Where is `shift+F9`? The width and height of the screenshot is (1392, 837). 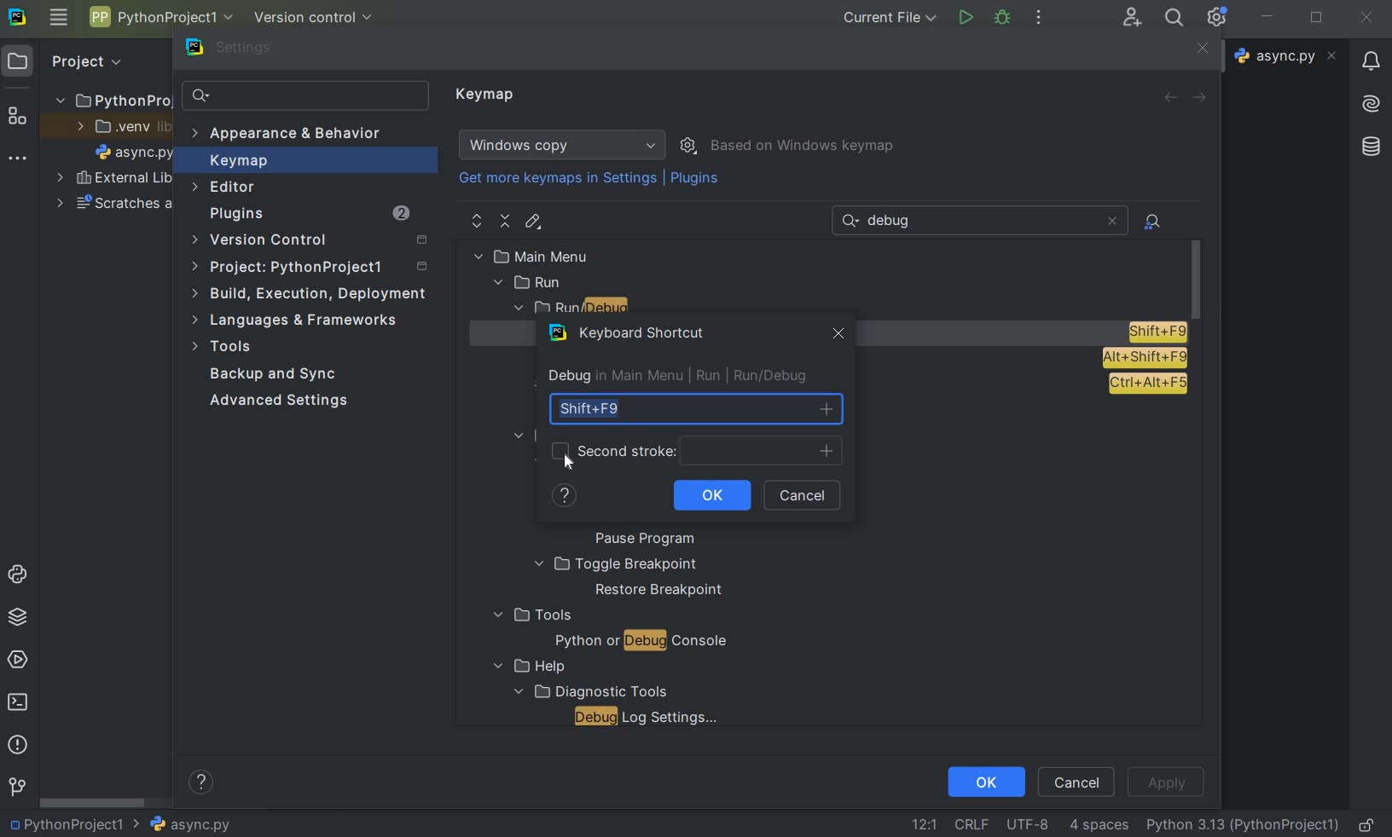
shift+F9 is located at coordinates (695, 409).